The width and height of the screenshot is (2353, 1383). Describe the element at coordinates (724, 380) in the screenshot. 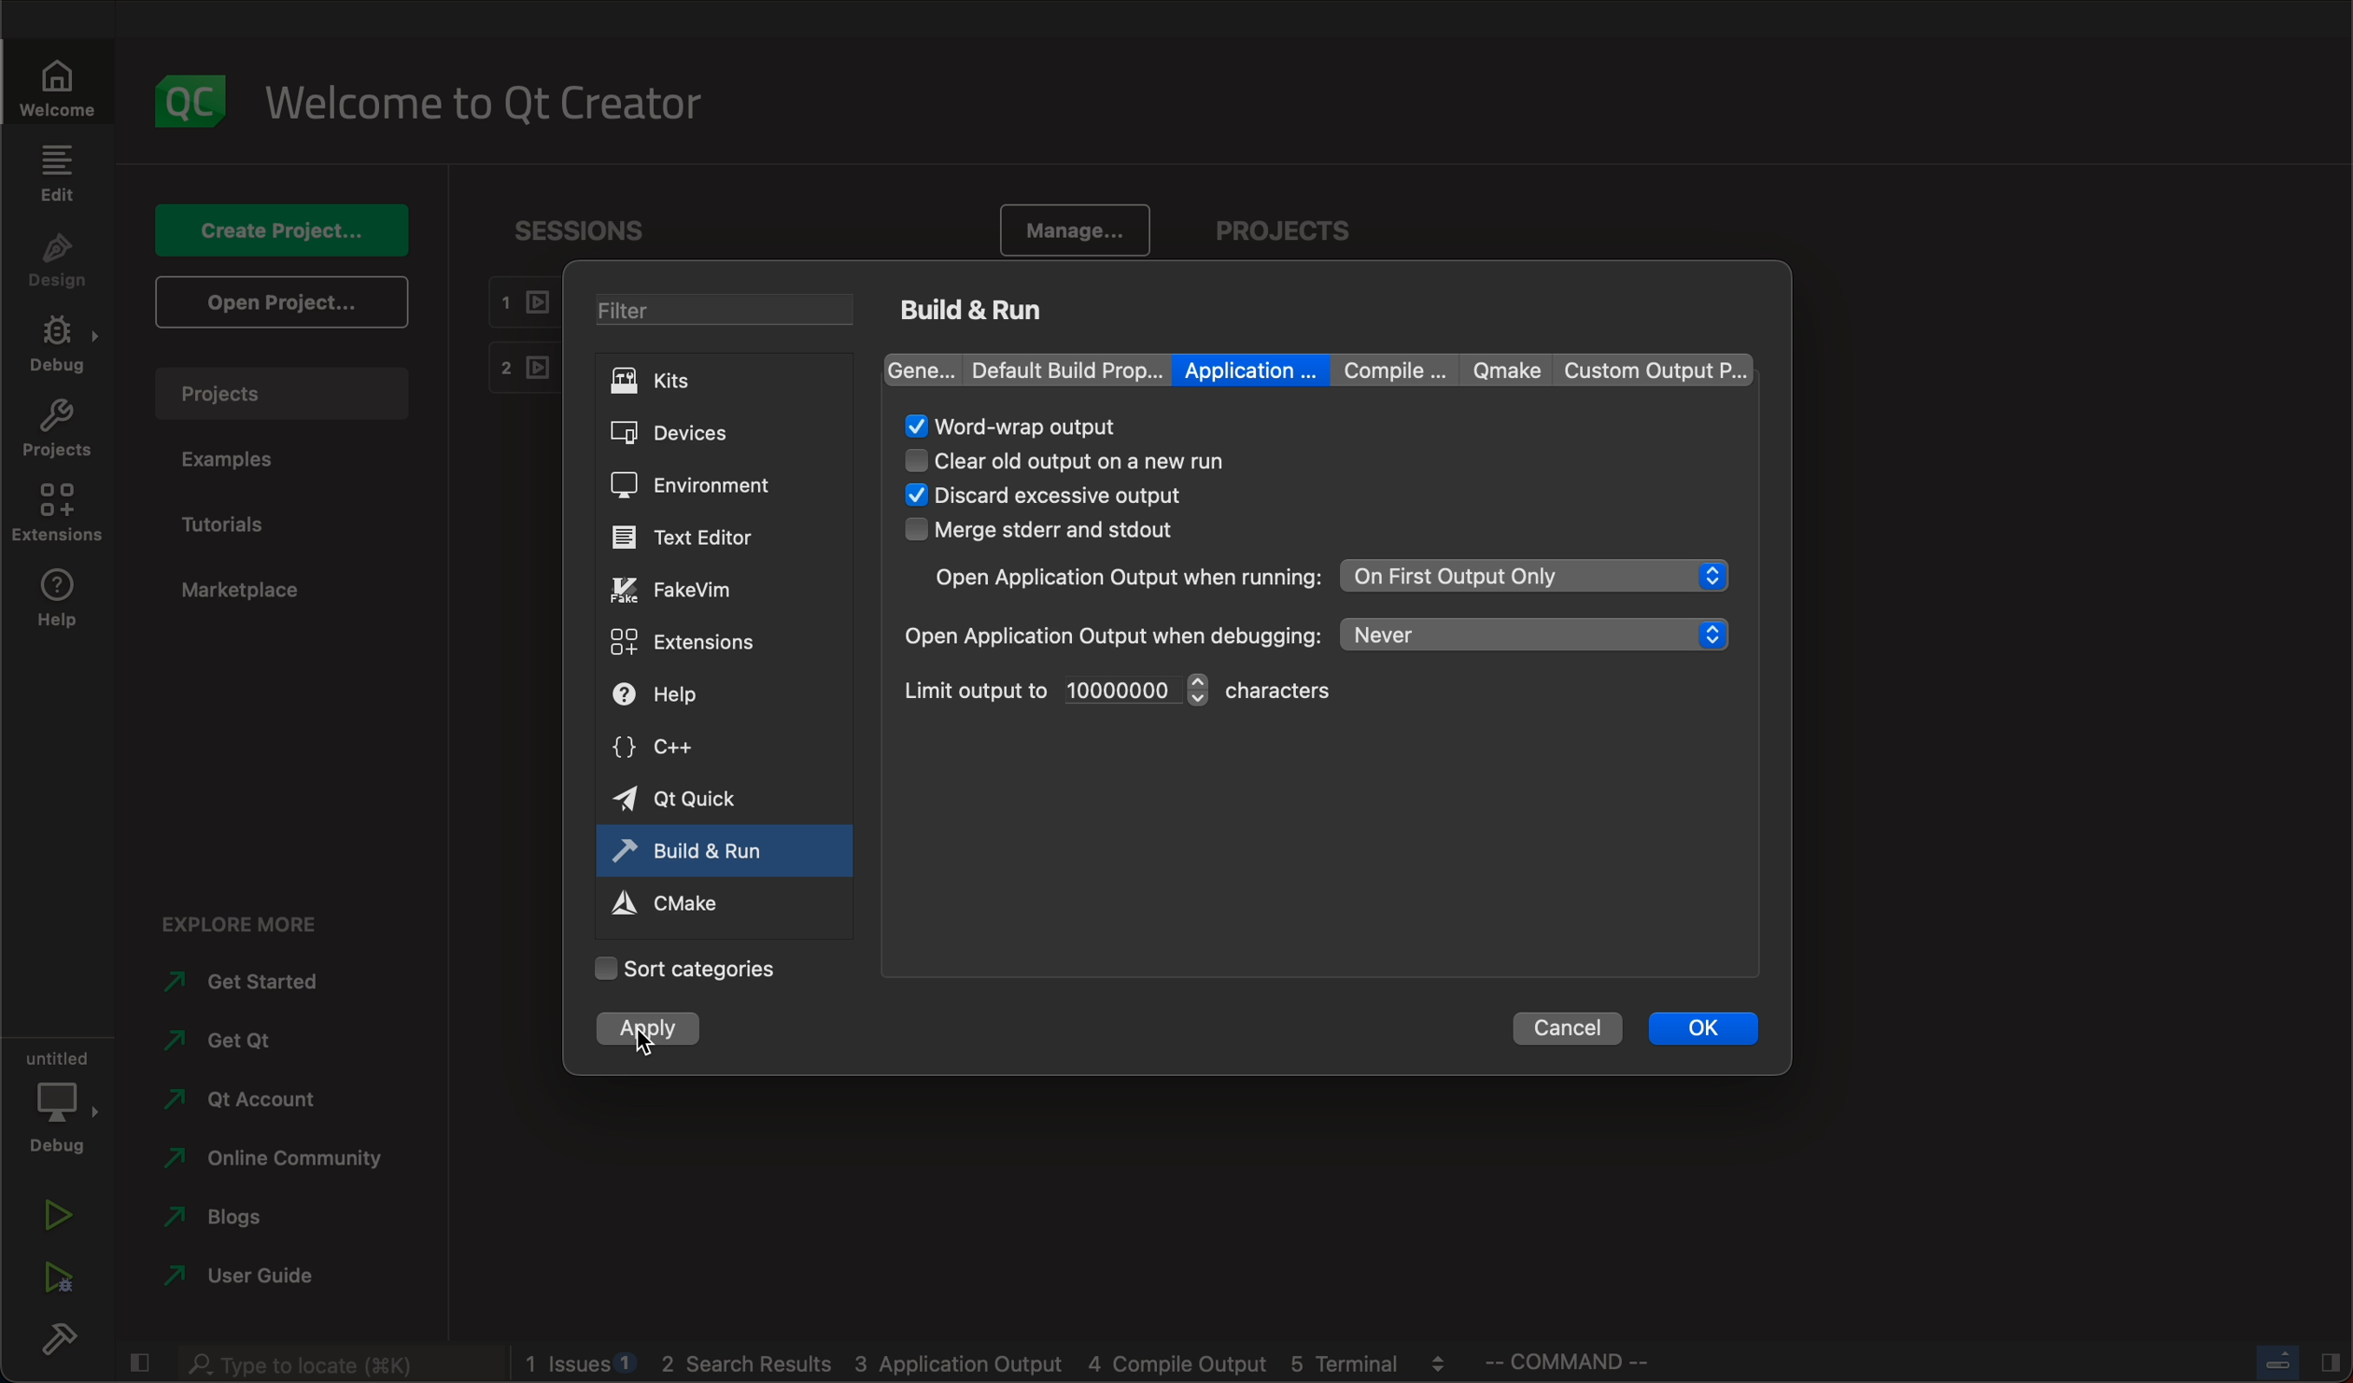

I see `kits` at that location.